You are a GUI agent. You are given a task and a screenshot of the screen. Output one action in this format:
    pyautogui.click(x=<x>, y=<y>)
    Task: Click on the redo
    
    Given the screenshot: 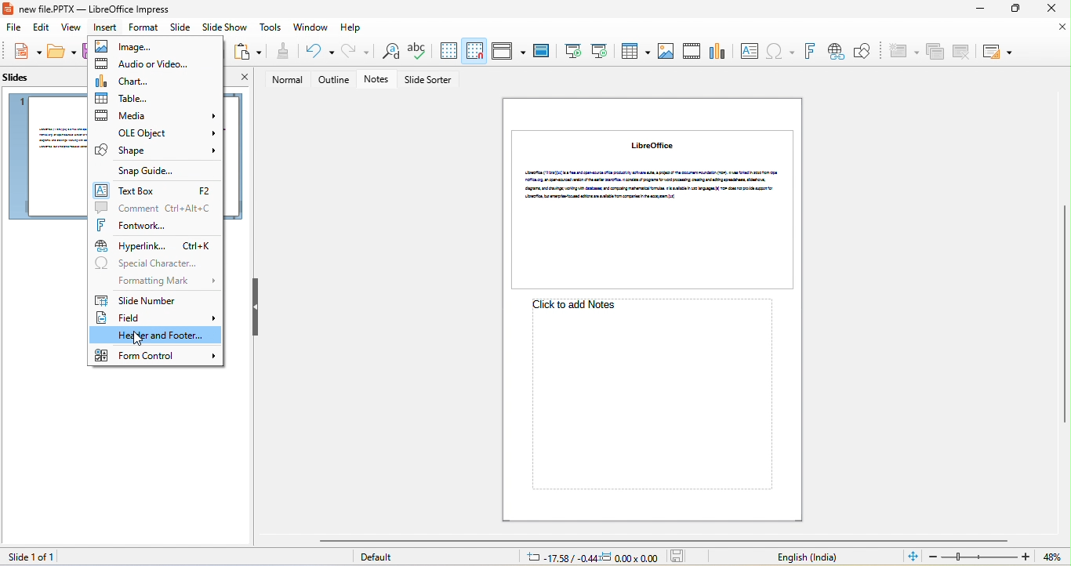 What is the action you would take?
    pyautogui.click(x=356, y=51)
    